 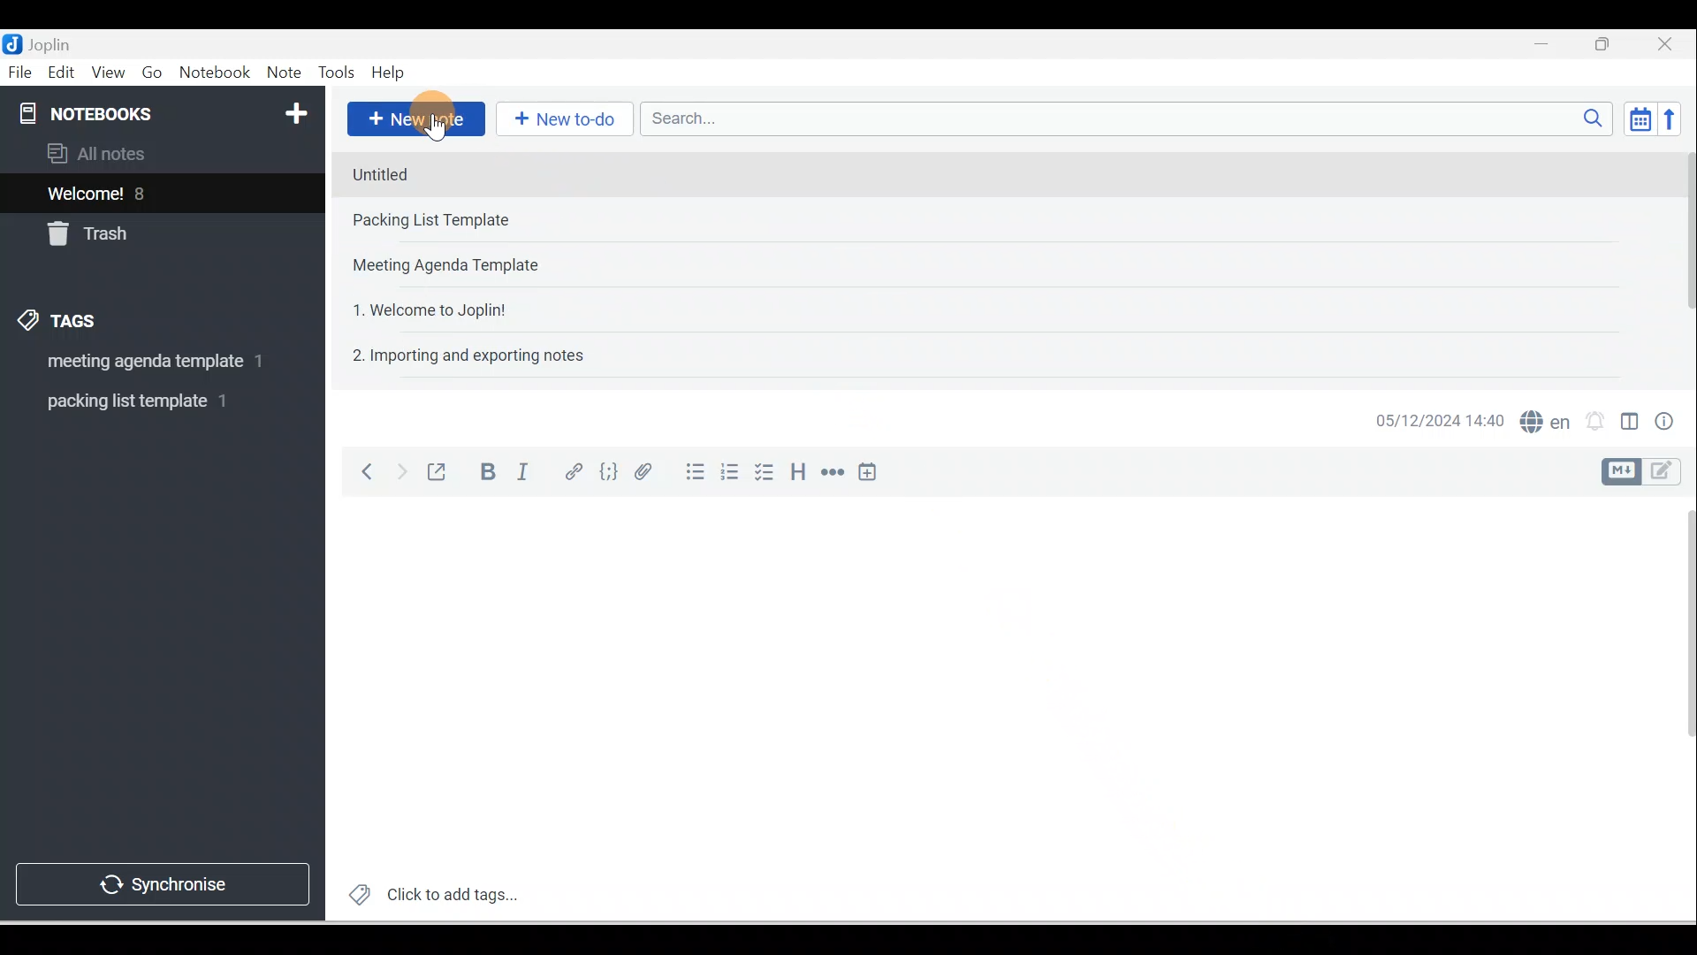 I want to click on Tags, so click(x=63, y=324).